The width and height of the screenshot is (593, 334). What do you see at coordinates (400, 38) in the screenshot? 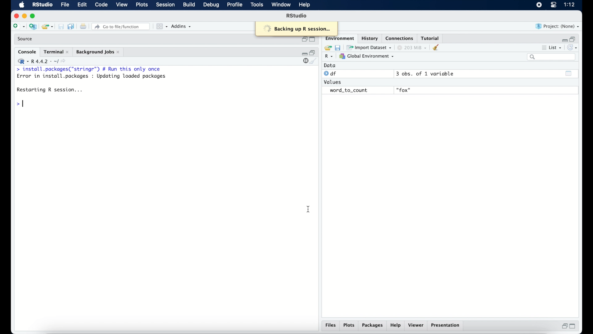
I see `connections` at bounding box center [400, 38].